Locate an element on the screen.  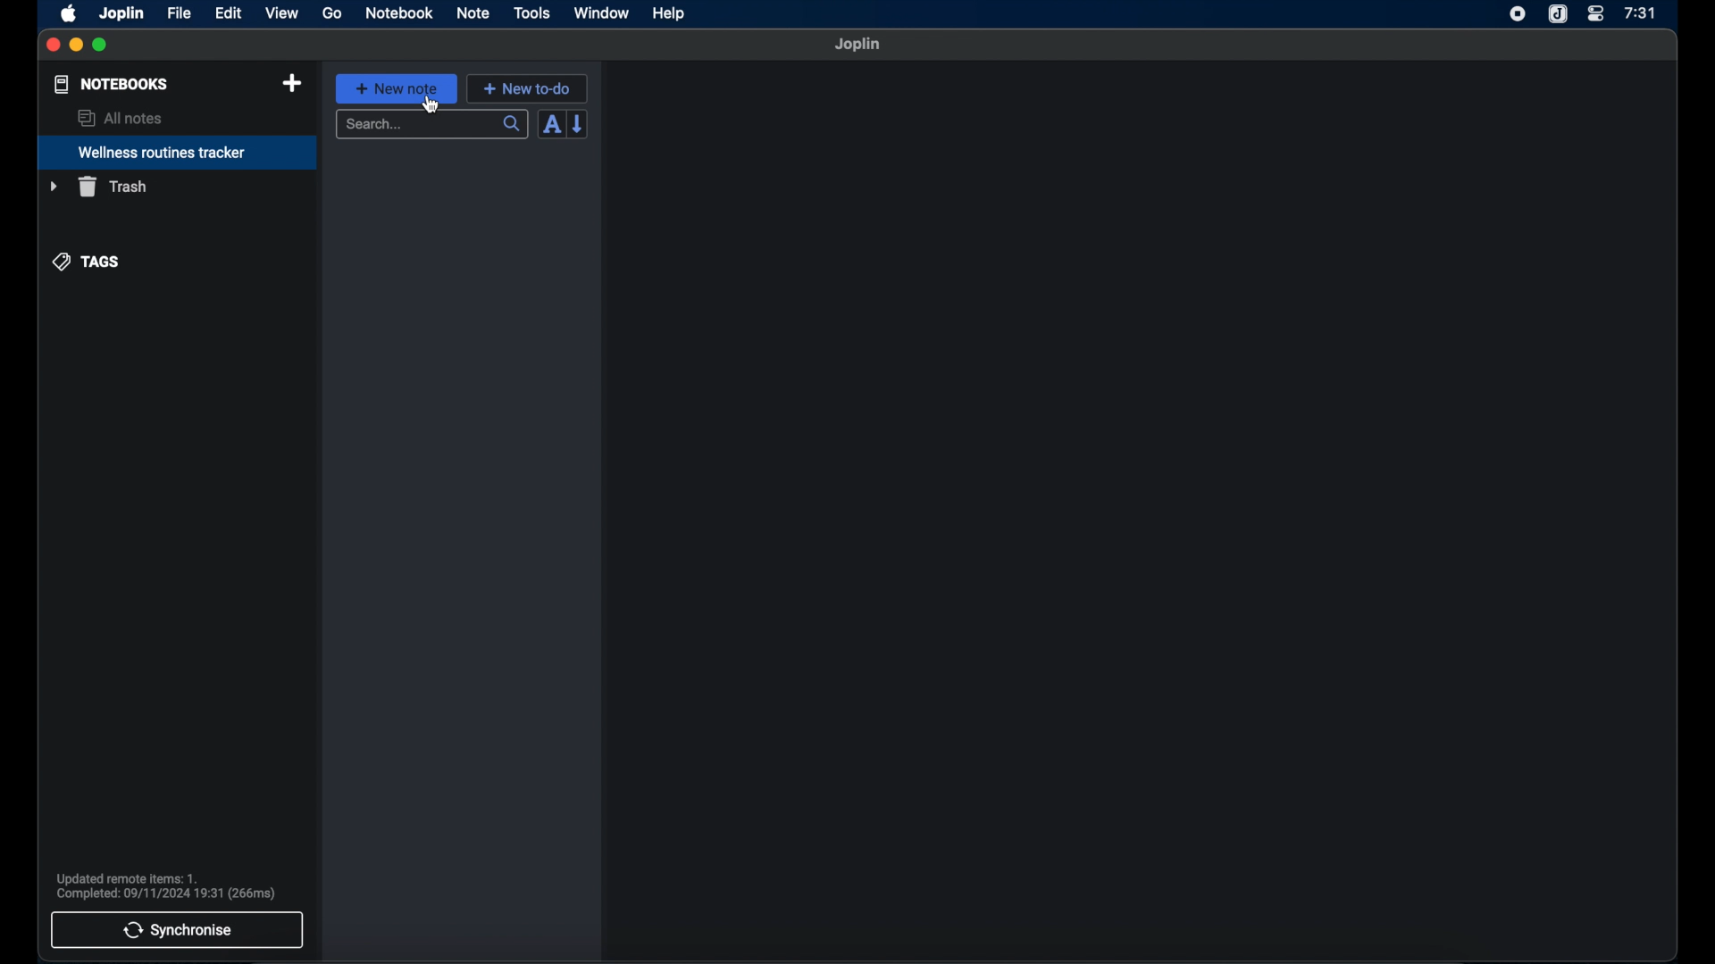
close is located at coordinates (54, 46).